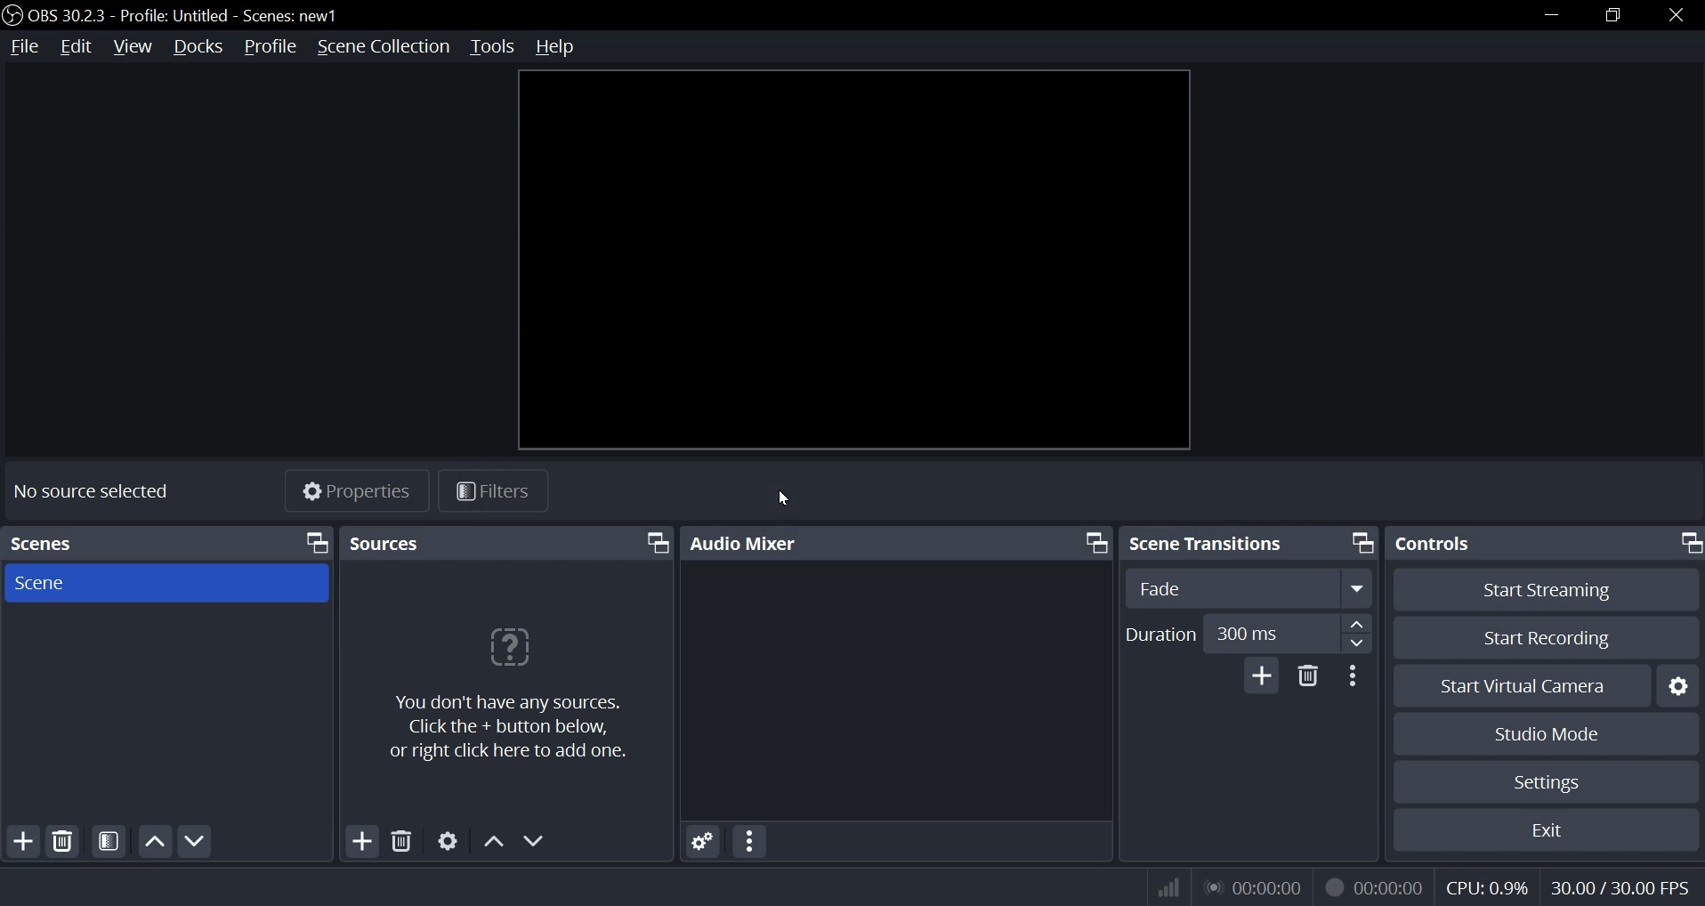  What do you see at coordinates (198, 49) in the screenshot?
I see `docks` at bounding box center [198, 49].